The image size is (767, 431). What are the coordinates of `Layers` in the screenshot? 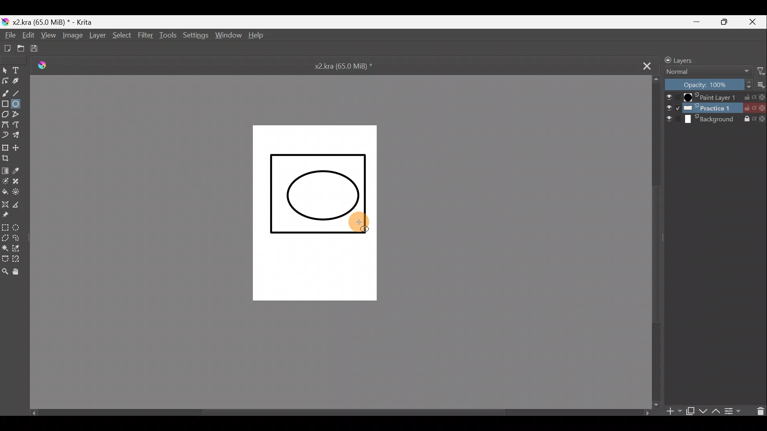 It's located at (687, 59).